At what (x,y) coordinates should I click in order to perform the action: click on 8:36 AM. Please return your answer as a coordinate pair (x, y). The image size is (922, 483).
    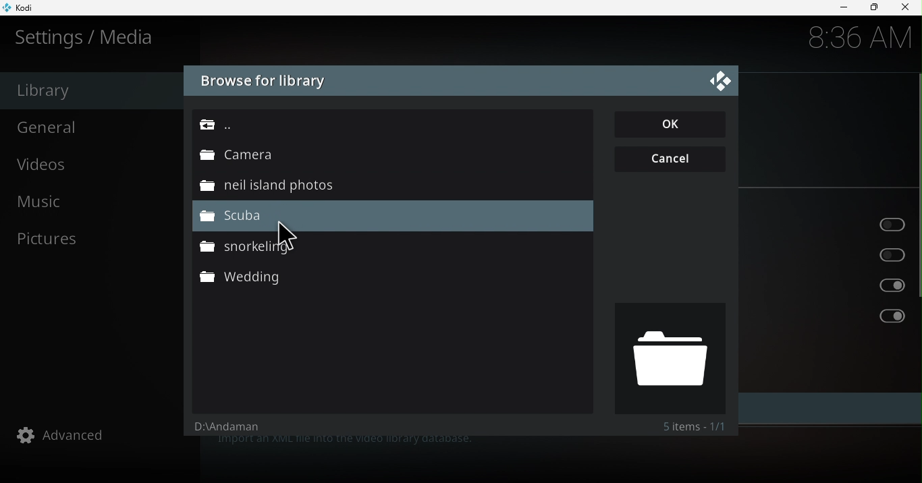
    Looking at the image, I should click on (854, 40).